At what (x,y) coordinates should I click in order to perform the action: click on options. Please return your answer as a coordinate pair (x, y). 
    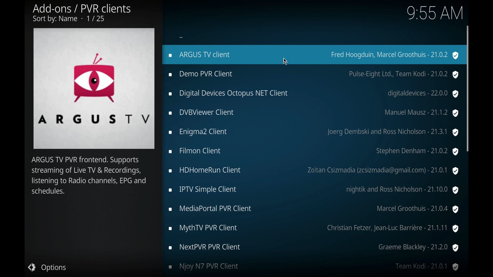
    Looking at the image, I should click on (47, 268).